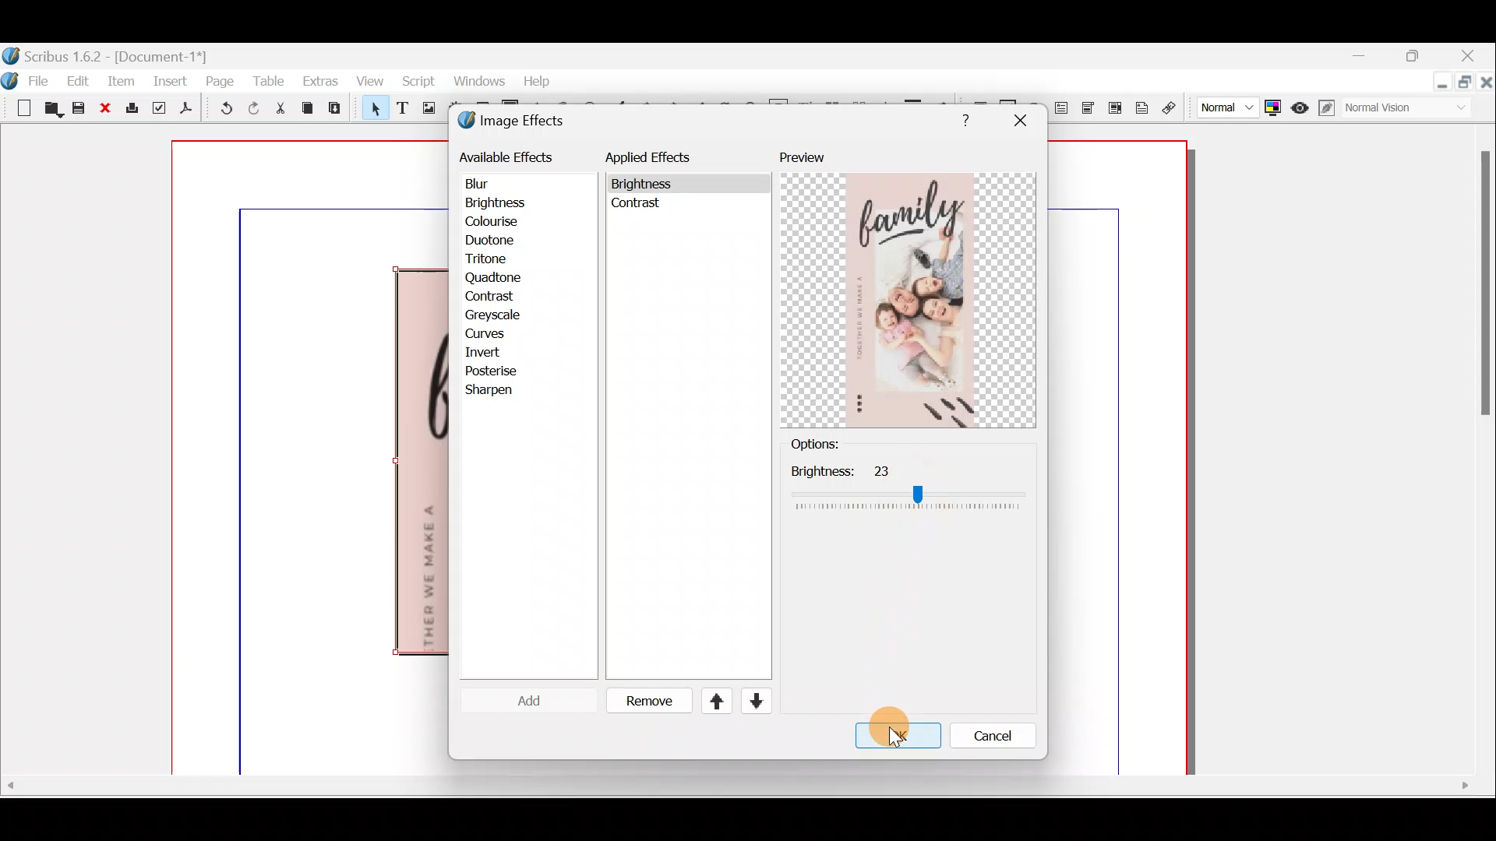  I want to click on Contrast, so click(494, 297).